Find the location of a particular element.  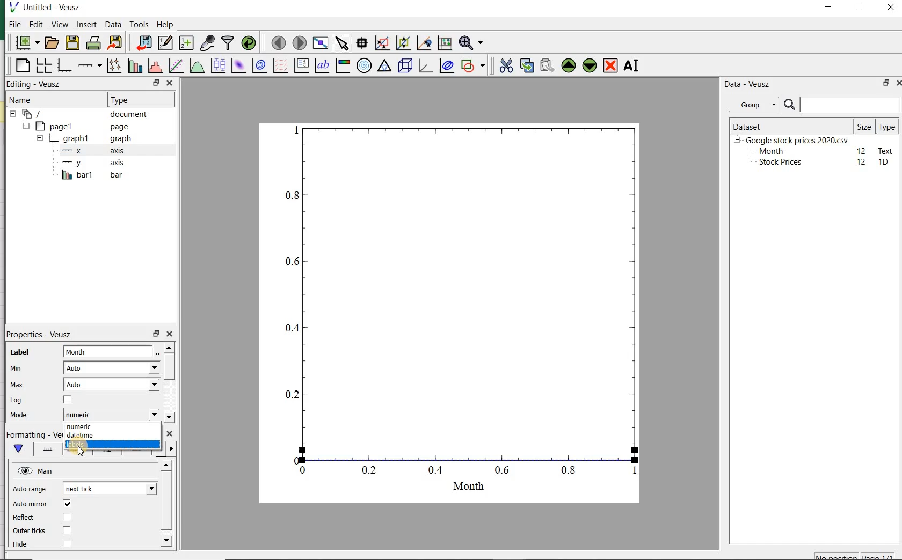

capture remote data is located at coordinates (207, 43).